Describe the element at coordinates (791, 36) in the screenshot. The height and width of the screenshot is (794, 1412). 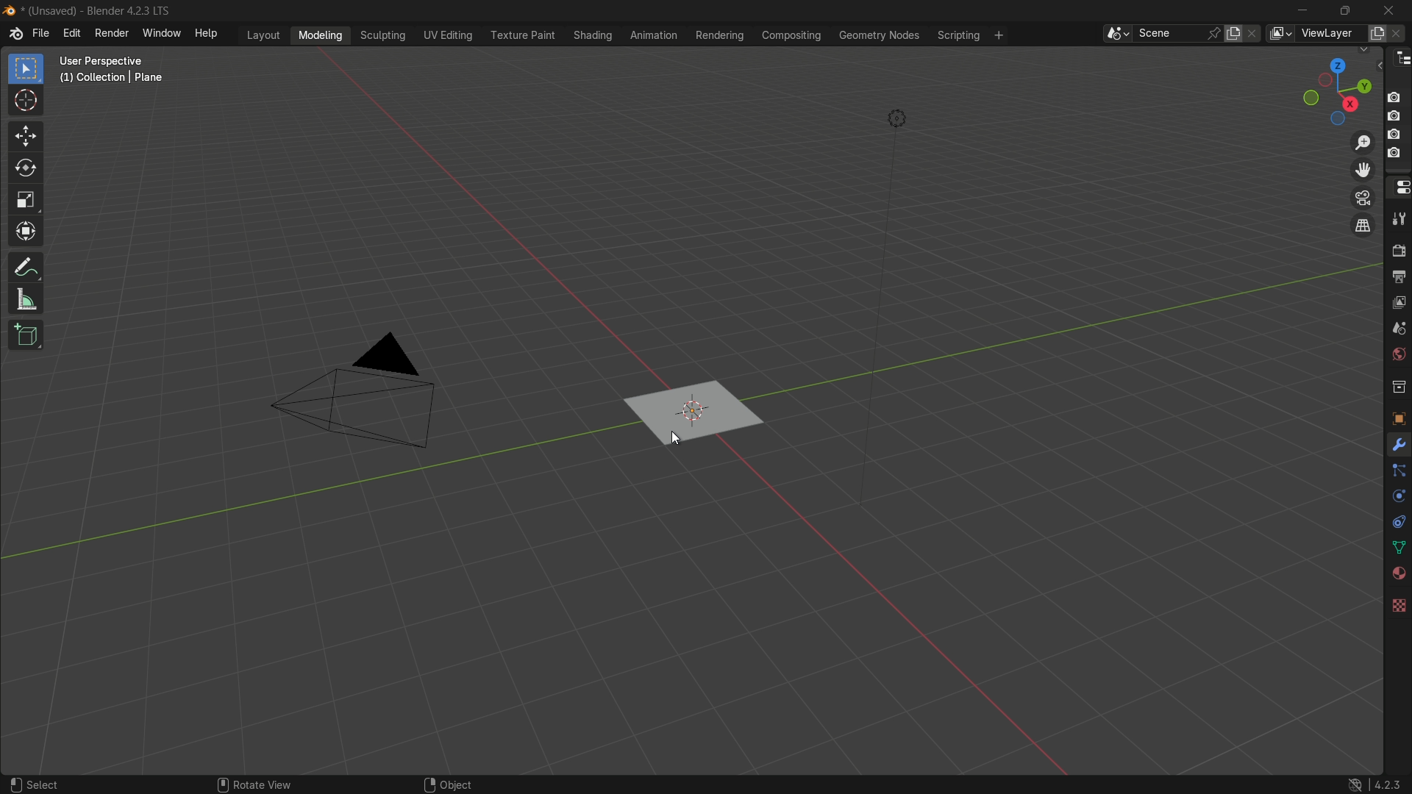
I see `compositing` at that location.